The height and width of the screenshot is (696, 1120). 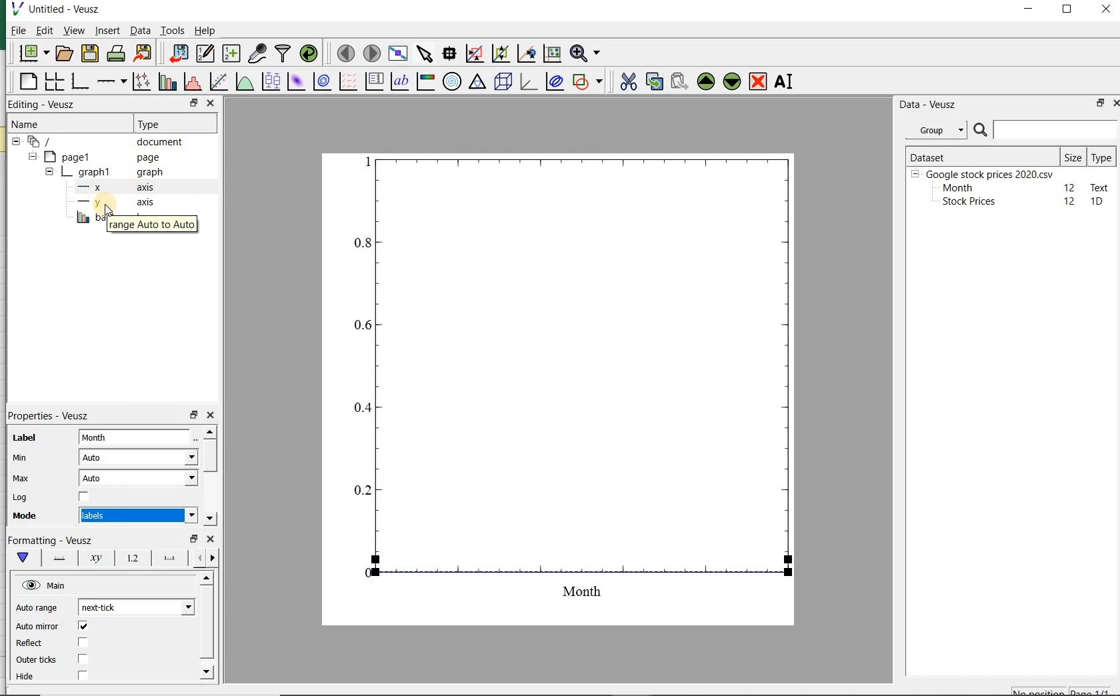 I want to click on add an axis to the plot, so click(x=111, y=83).